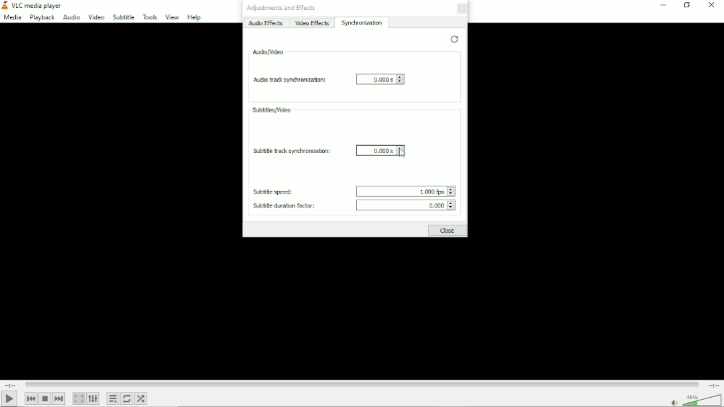  What do you see at coordinates (282, 9) in the screenshot?
I see `Adjustments and effects` at bounding box center [282, 9].